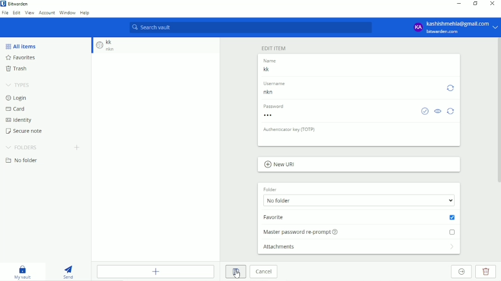 The height and width of the screenshot is (281, 501). Describe the element at coordinates (461, 271) in the screenshot. I see `Move to organization` at that location.